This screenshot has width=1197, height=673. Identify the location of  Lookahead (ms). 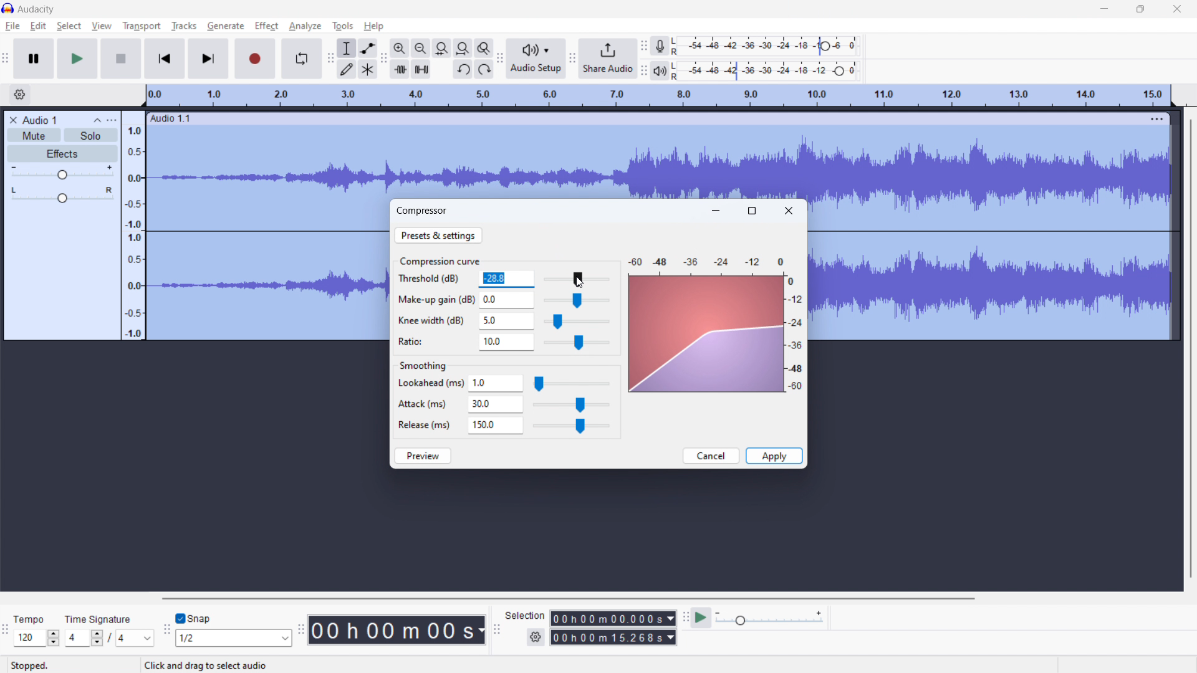
(430, 384).